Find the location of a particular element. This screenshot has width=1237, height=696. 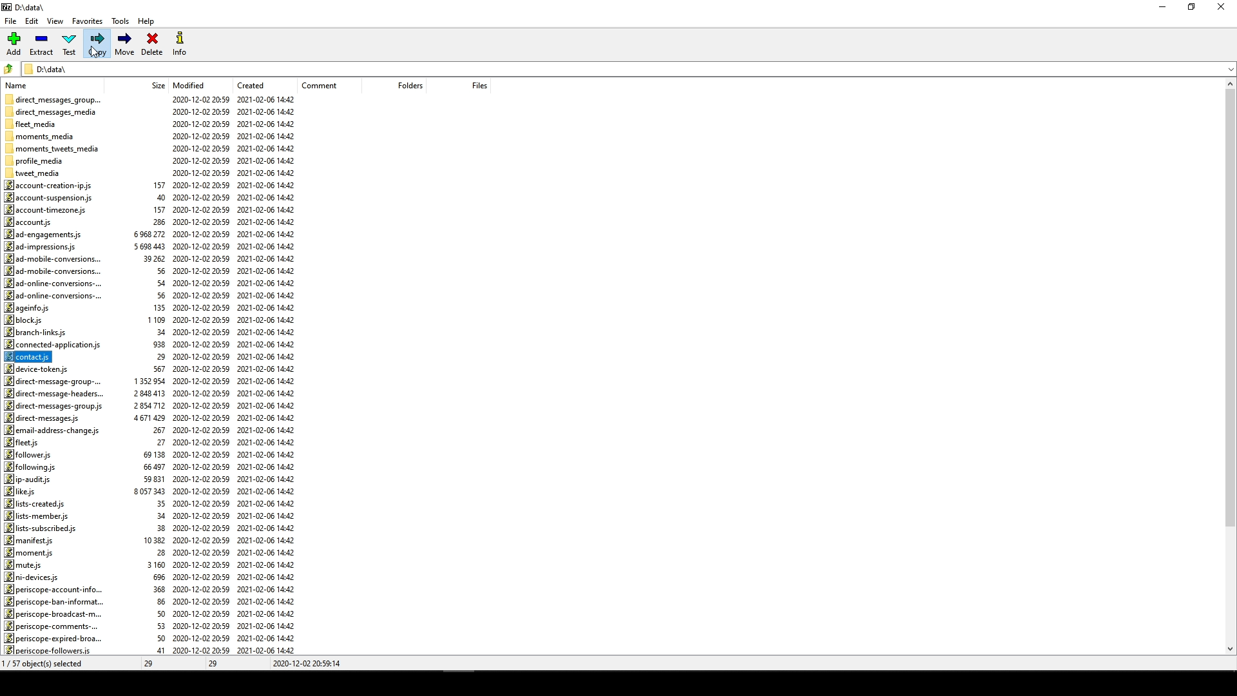

moments_tweets_media is located at coordinates (56, 148).